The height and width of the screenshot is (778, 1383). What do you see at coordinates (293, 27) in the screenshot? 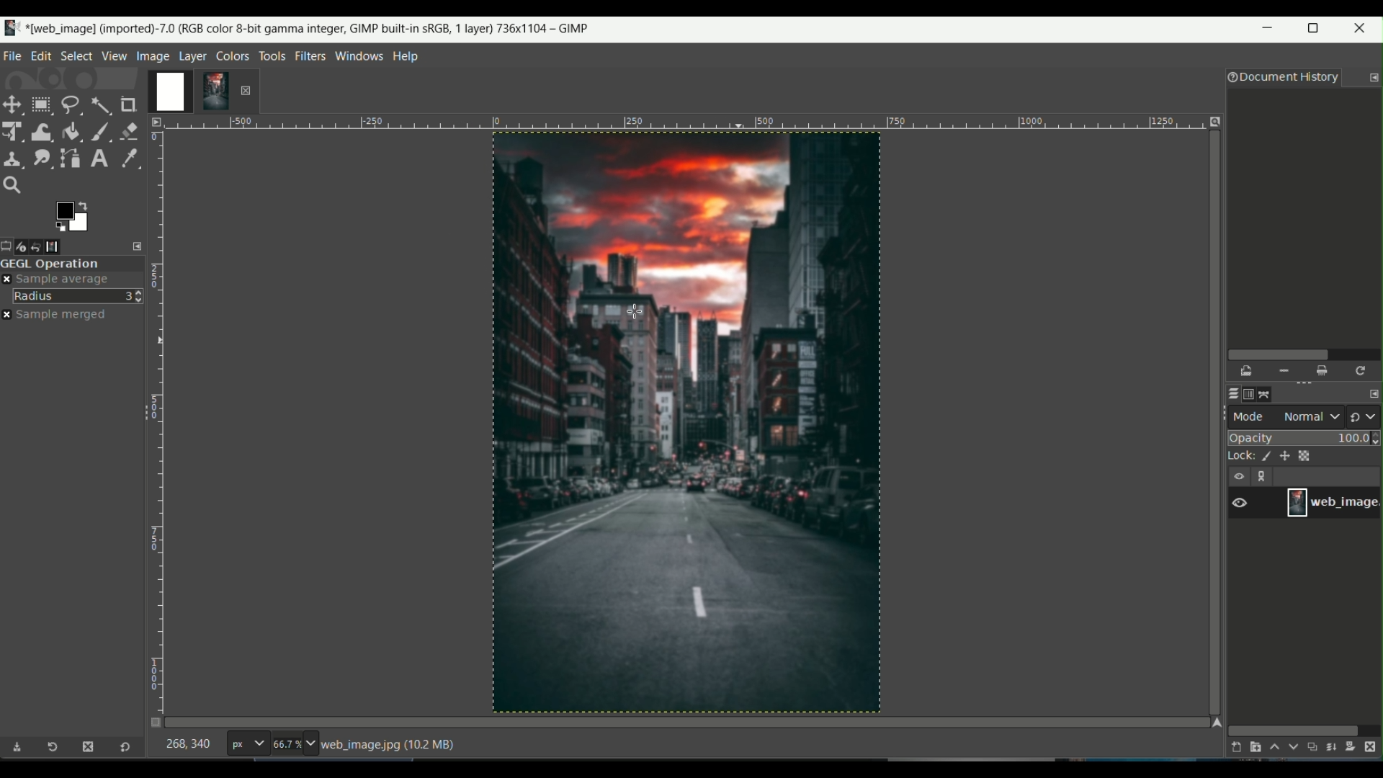
I see `app name` at bounding box center [293, 27].